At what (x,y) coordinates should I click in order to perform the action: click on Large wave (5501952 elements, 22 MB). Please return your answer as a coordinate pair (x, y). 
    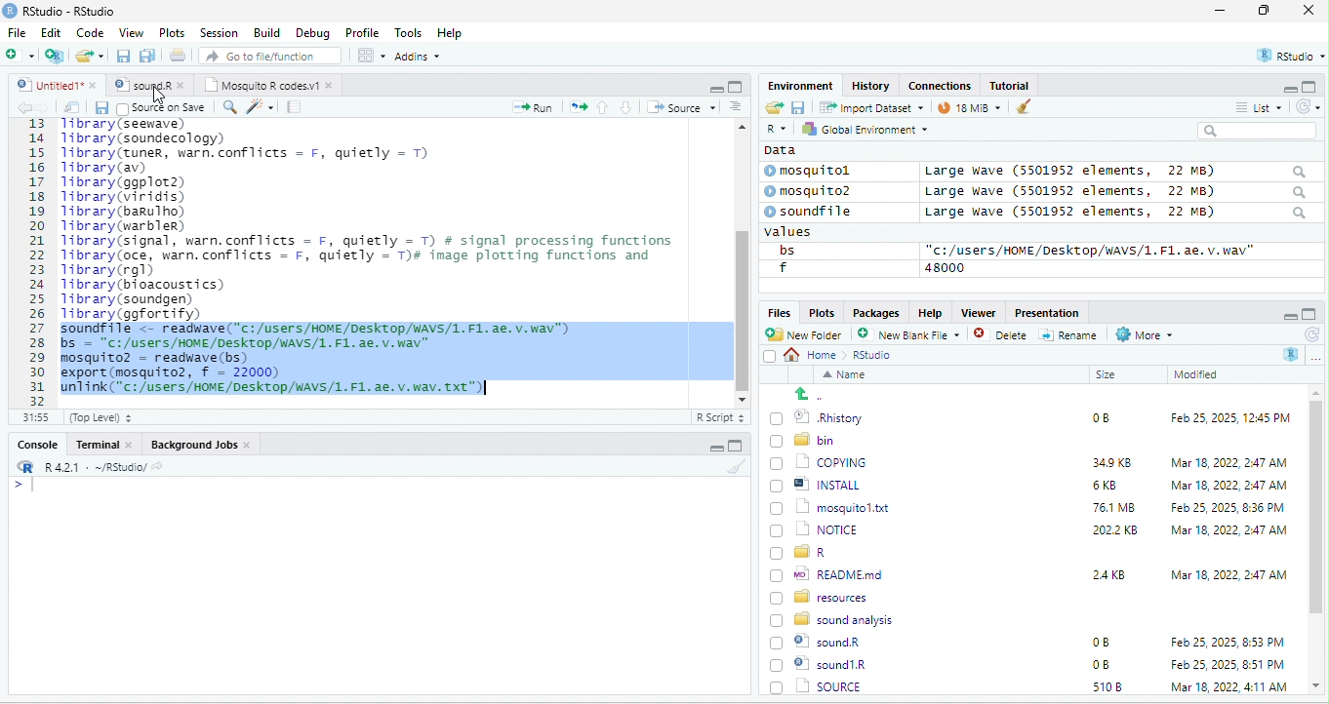
    Looking at the image, I should click on (1116, 214).